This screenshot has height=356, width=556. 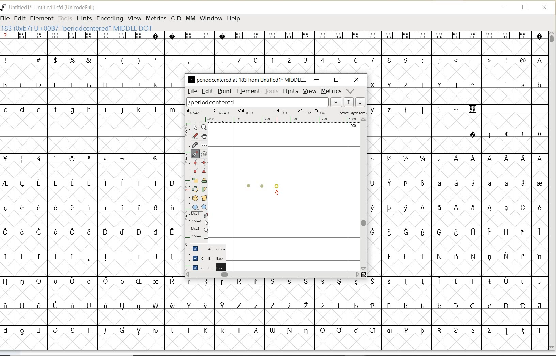 What do you see at coordinates (258, 102) in the screenshot?
I see `load word list` at bounding box center [258, 102].